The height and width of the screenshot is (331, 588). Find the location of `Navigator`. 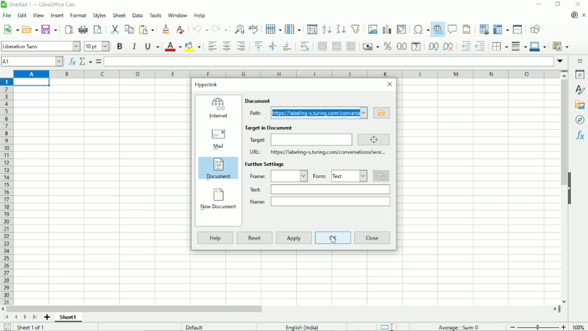

Navigator is located at coordinates (580, 121).